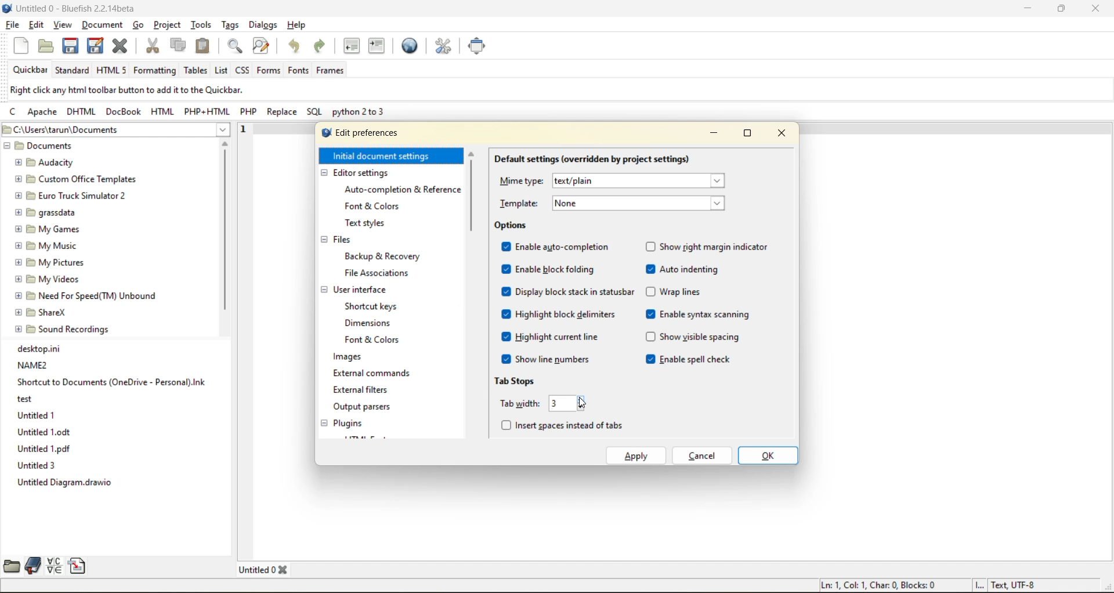  Describe the element at coordinates (70, 484) in the screenshot. I see `Untitled Diagram.drawio` at that location.